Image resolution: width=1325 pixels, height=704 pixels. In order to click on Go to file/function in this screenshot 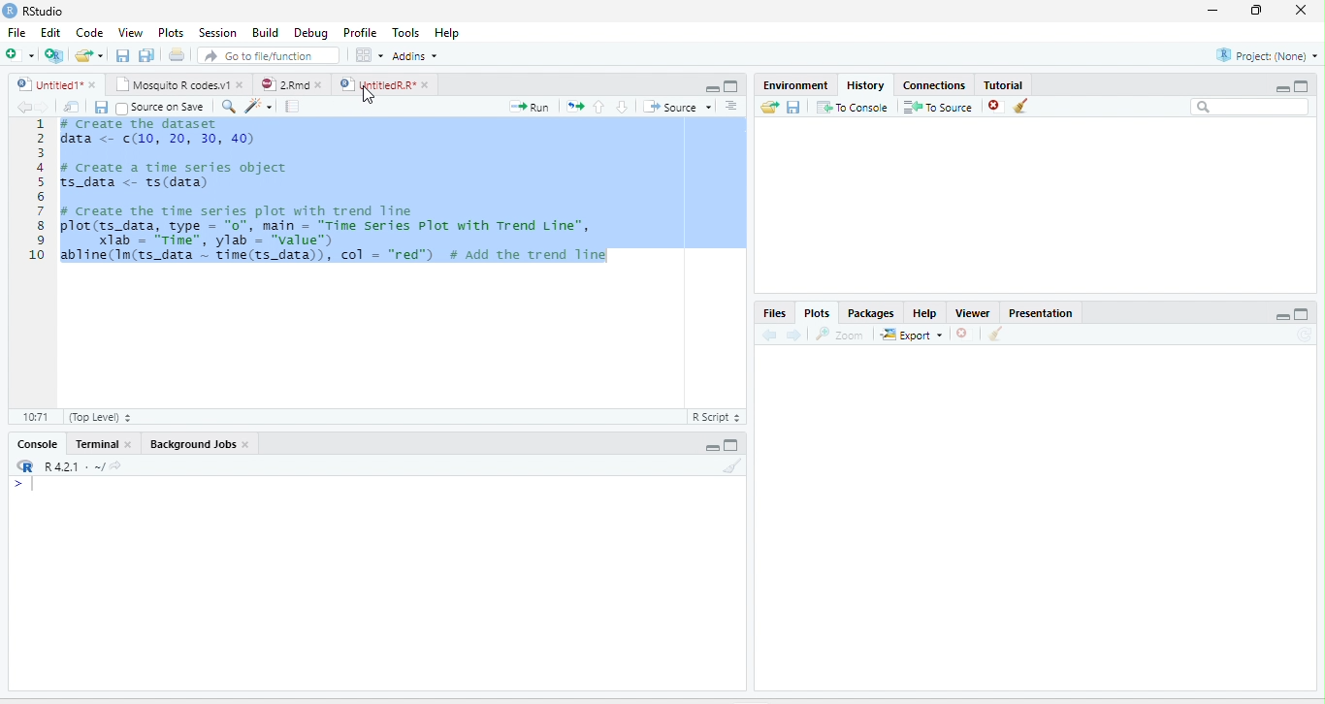, I will do `click(269, 55)`.